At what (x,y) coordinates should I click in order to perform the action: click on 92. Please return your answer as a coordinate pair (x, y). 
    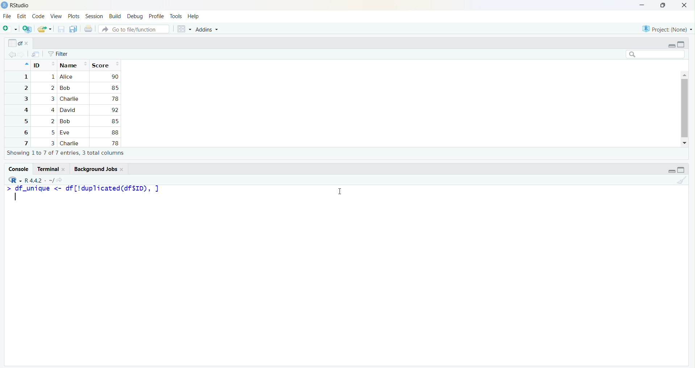
    Looking at the image, I should click on (115, 110).